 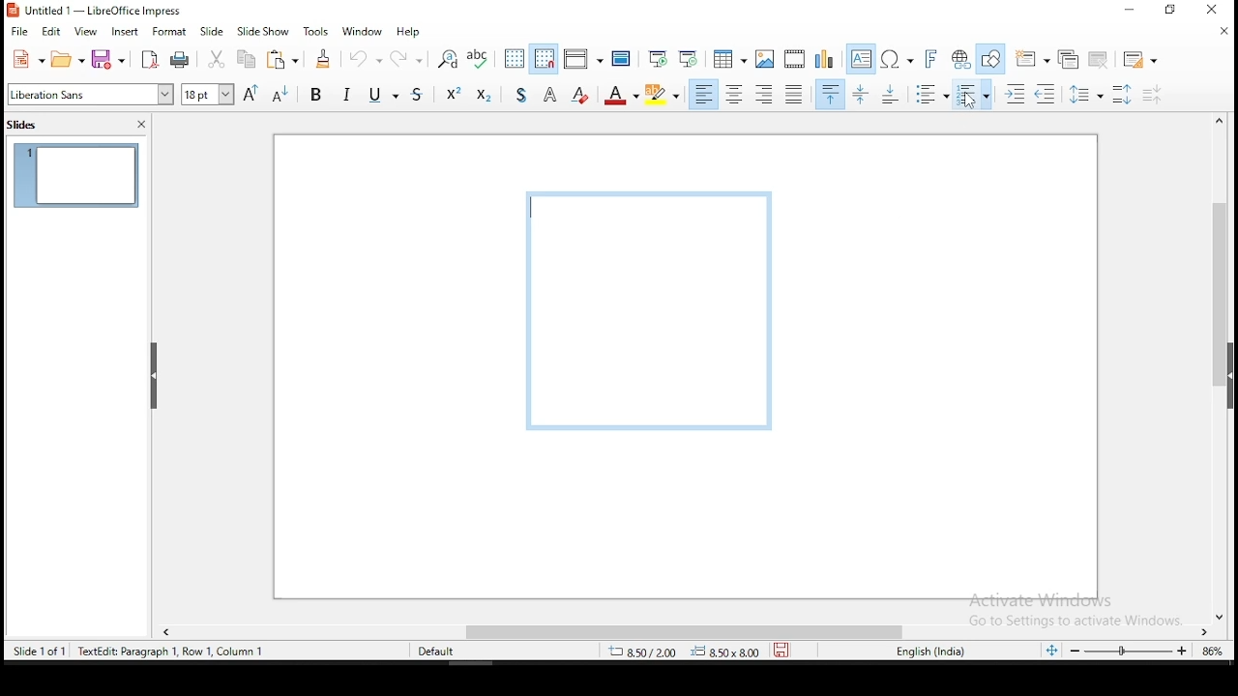 I want to click on increase indent, so click(x=1012, y=94).